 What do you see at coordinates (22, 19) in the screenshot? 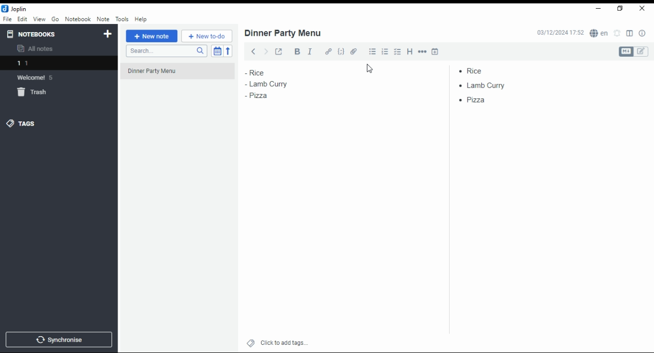
I see `edit` at bounding box center [22, 19].